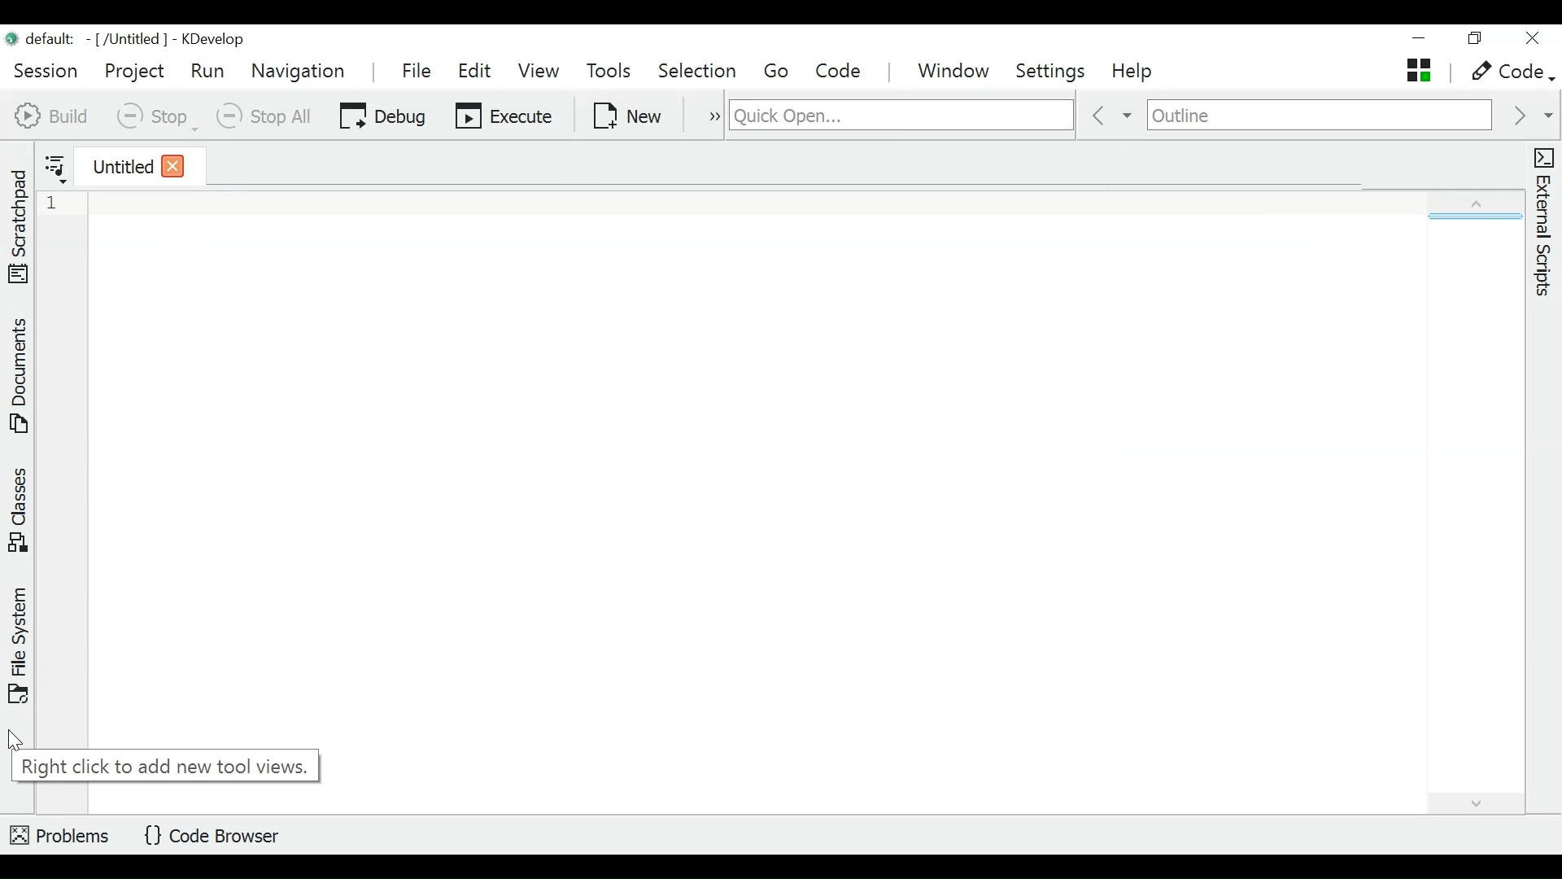  I want to click on File, so click(417, 68).